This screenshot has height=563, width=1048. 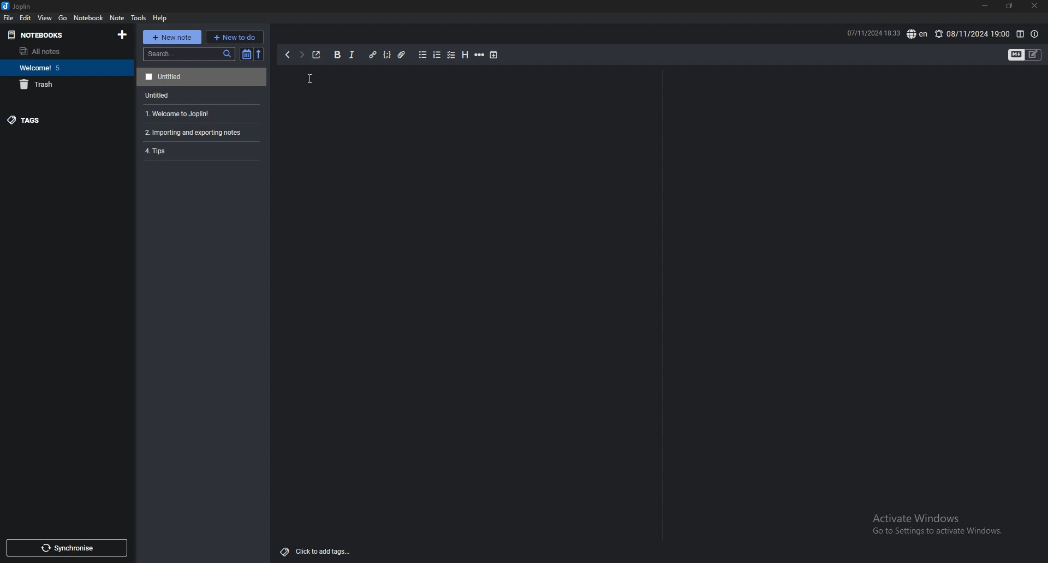 I want to click on next, so click(x=301, y=55).